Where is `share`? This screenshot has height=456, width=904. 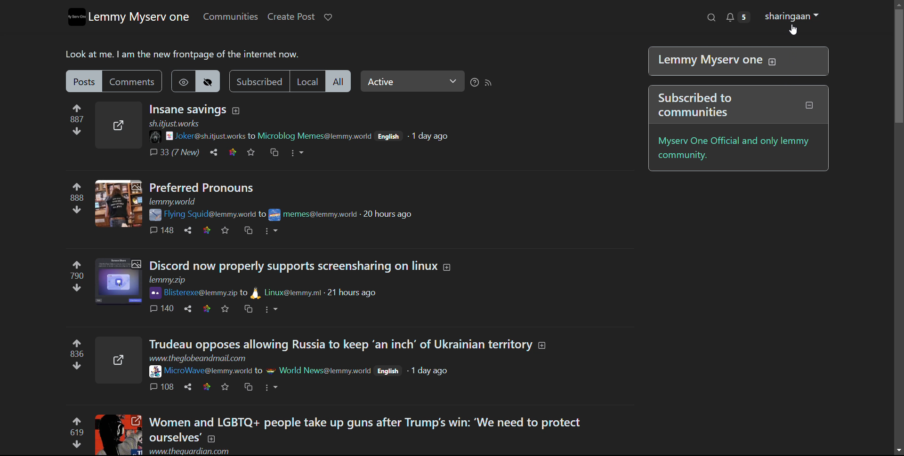 share is located at coordinates (189, 308).